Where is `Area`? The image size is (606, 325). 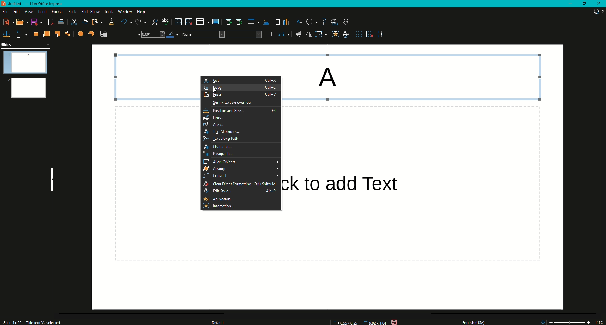
Area is located at coordinates (242, 124).